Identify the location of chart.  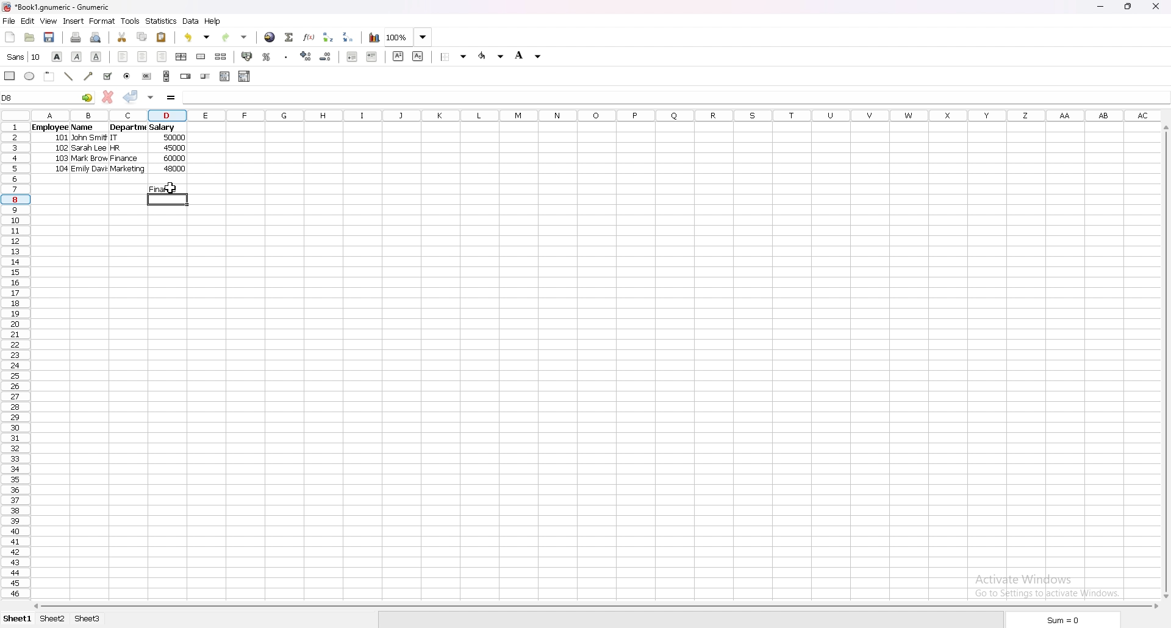
(374, 38).